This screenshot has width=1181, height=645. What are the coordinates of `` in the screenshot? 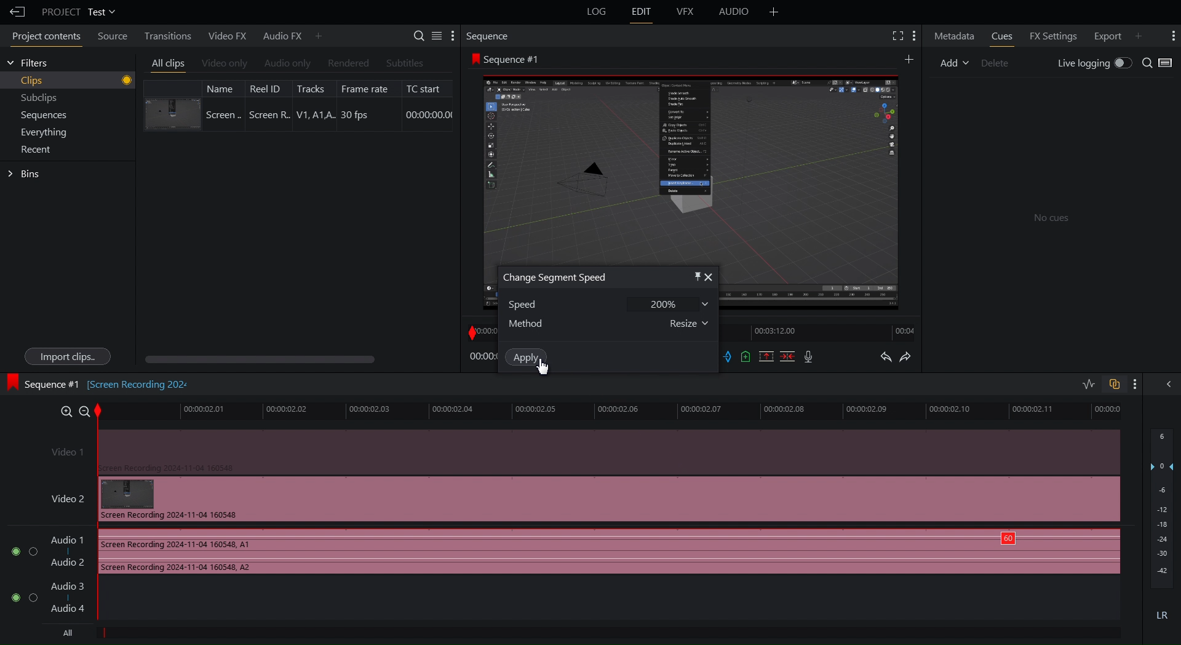 It's located at (48, 132).